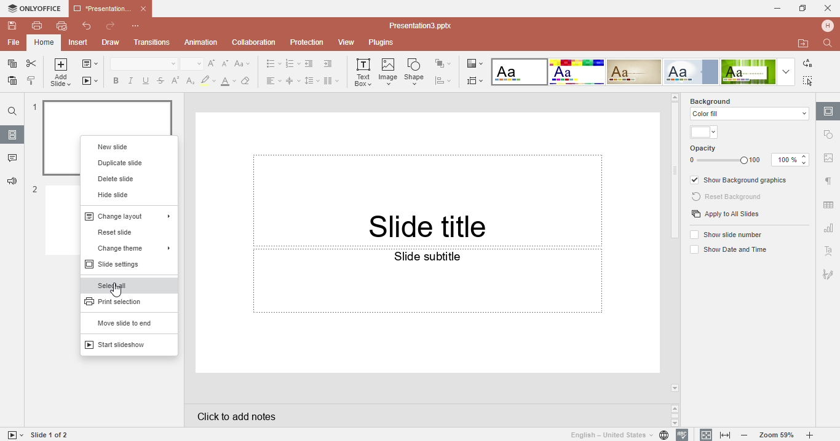 The height and width of the screenshot is (441, 840). Describe the element at coordinates (828, 160) in the screenshot. I see `Image settings` at that location.